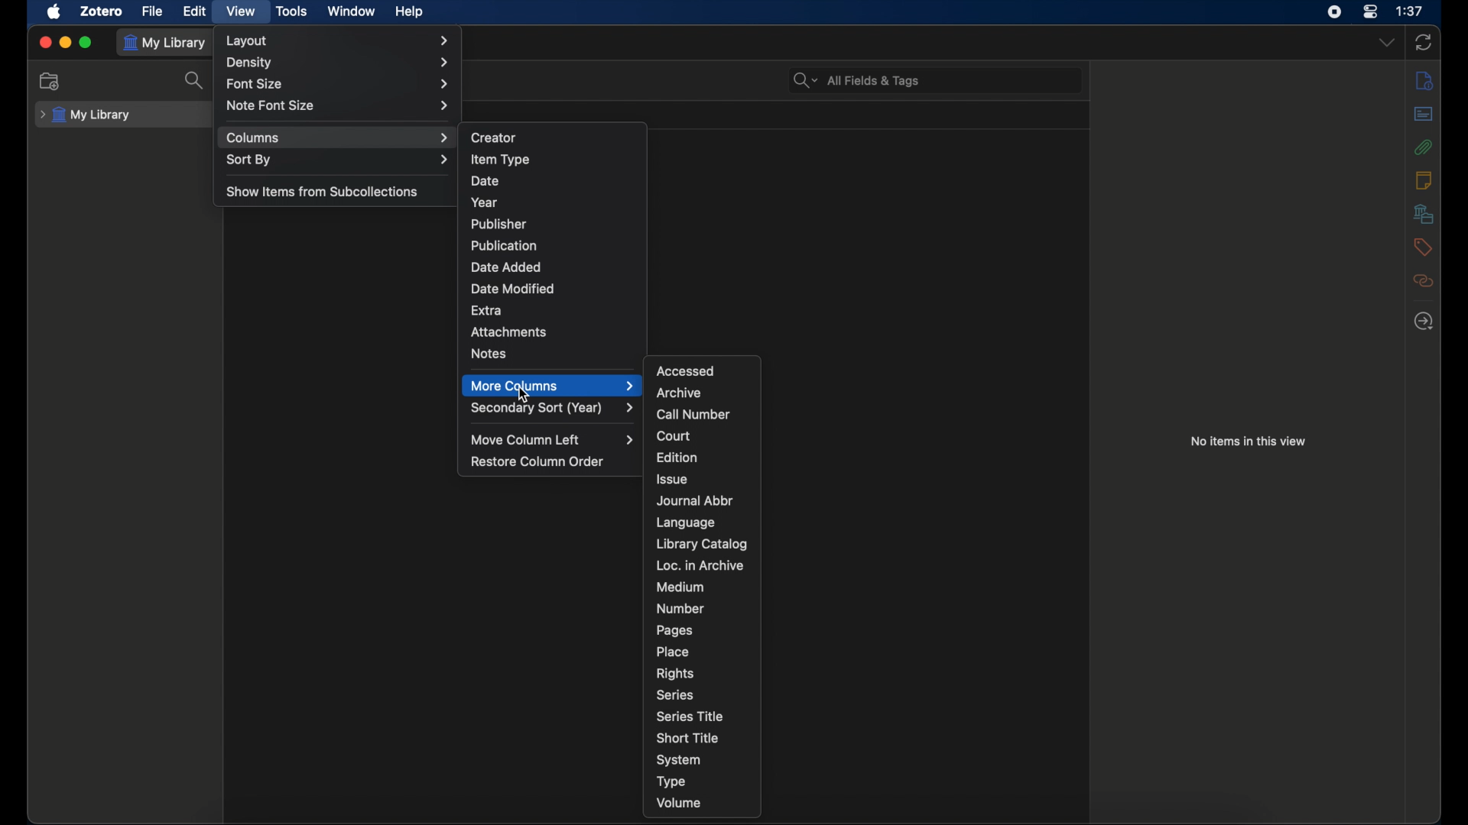 The height and width of the screenshot is (825, 1468). What do you see at coordinates (168, 44) in the screenshot?
I see `my library` at bounding box center [168, 44].